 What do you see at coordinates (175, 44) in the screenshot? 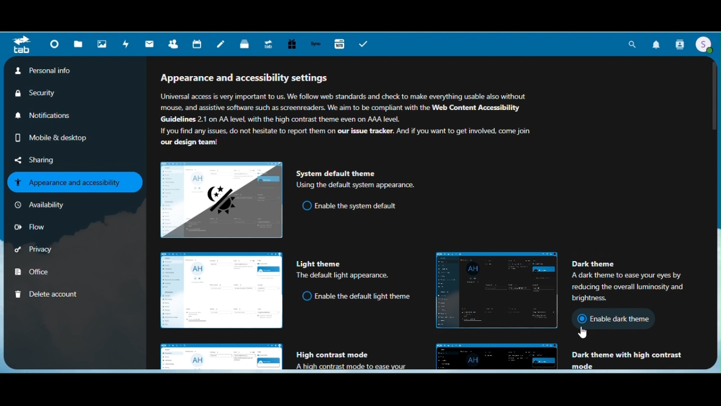
I see `Contacts` at bounding box center [175, 44].